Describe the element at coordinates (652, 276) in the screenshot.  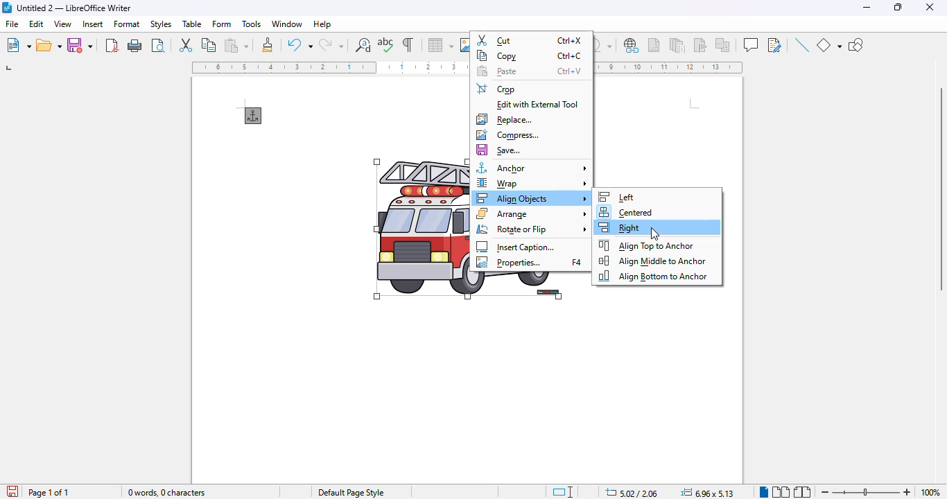
I see `align bottom to anchor` at that location.